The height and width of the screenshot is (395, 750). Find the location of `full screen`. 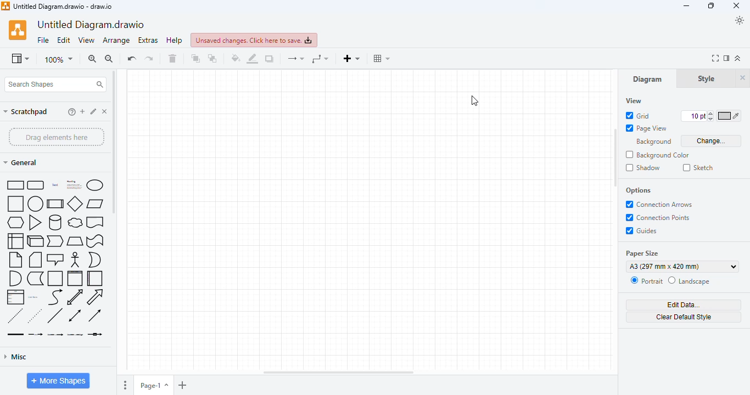

full screen is located at coordinates (715, 58).